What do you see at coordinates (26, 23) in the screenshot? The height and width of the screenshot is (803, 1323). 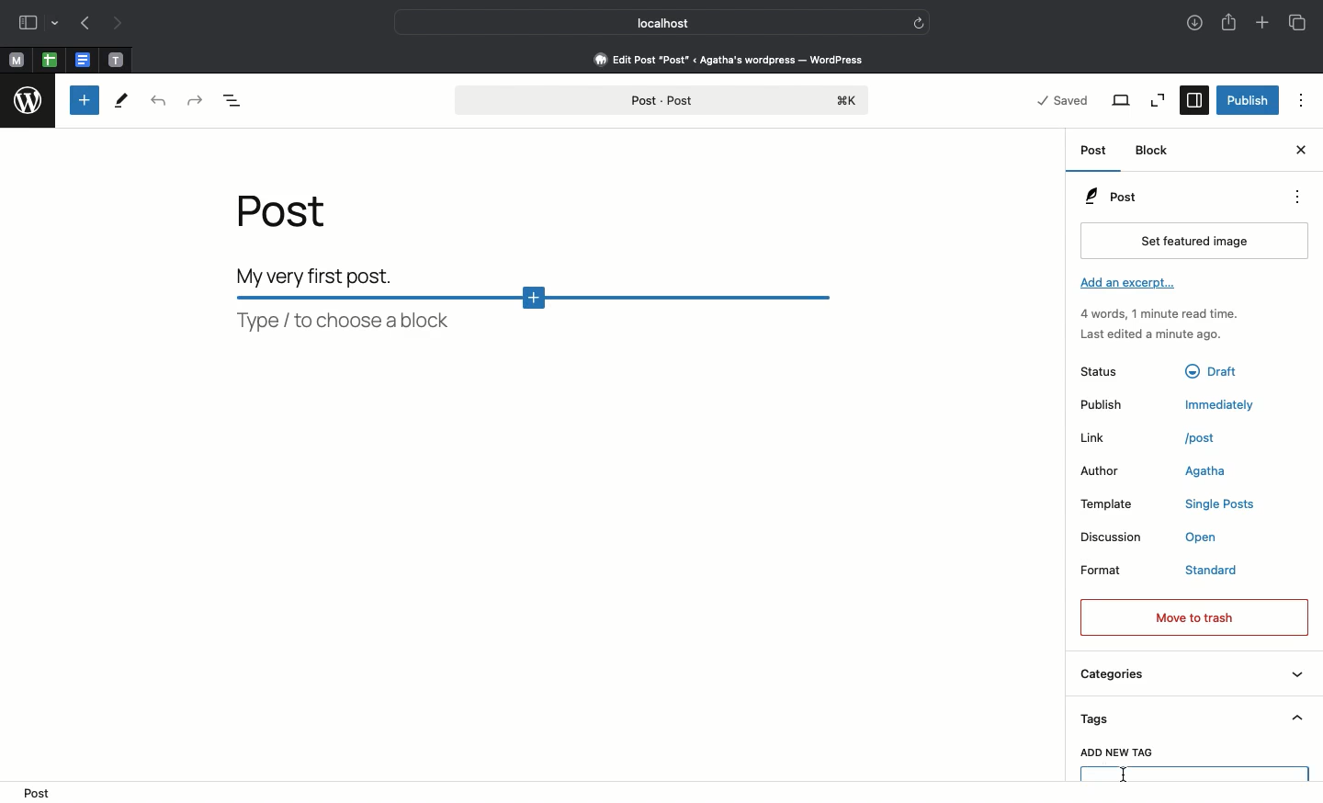 I see `Sidebar` at bounding box center [26, 23].